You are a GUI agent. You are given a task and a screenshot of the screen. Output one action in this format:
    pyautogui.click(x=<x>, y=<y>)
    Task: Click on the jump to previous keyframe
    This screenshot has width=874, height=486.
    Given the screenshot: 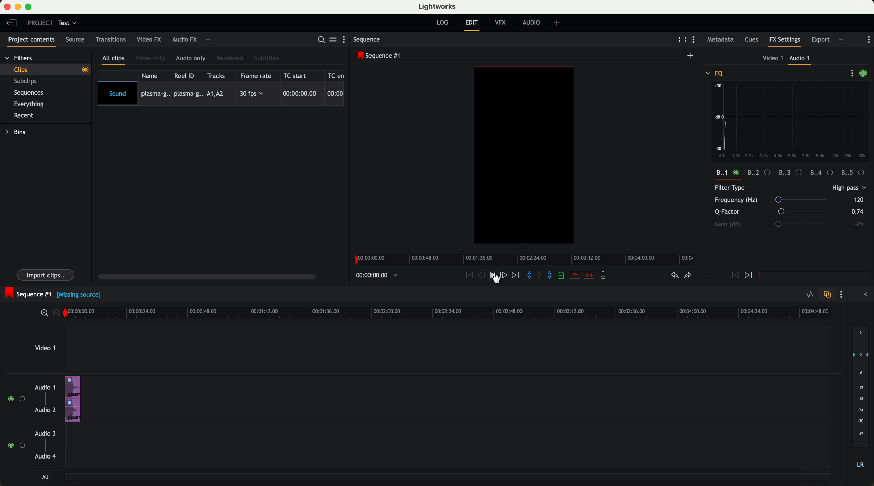 What is the action you would take?
    pyautogui.click(x=736, y=277)
    